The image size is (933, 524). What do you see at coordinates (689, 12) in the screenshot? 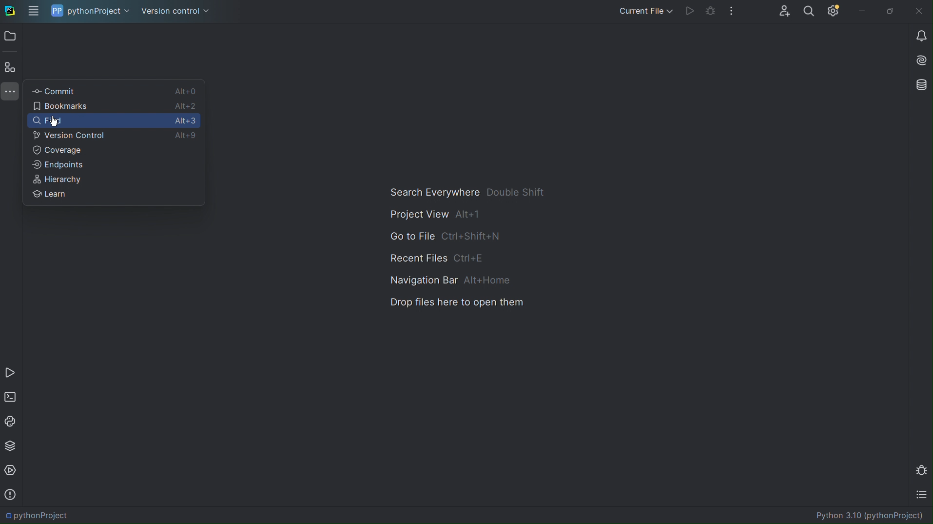
I see `Run` at bounding box center [689, 12].